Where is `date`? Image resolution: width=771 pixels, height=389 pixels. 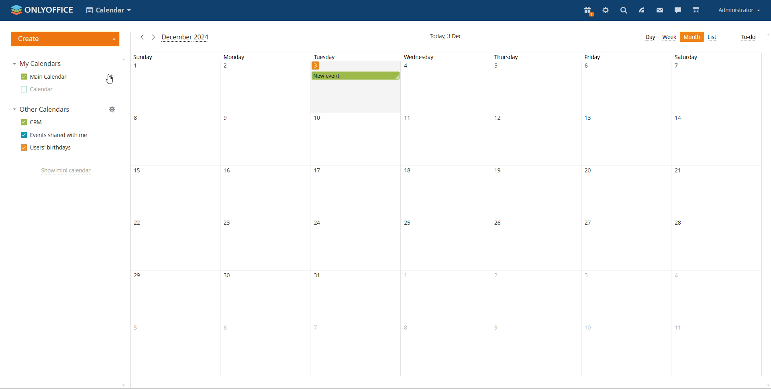
date is located at coordinates (264, 296).